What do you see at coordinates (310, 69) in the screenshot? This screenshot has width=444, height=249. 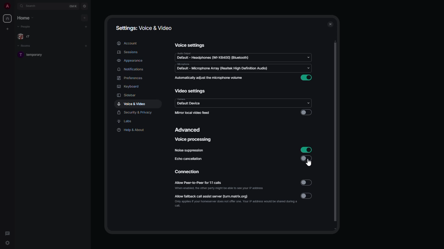 I see `drop down` at bounding box center [310, 69].